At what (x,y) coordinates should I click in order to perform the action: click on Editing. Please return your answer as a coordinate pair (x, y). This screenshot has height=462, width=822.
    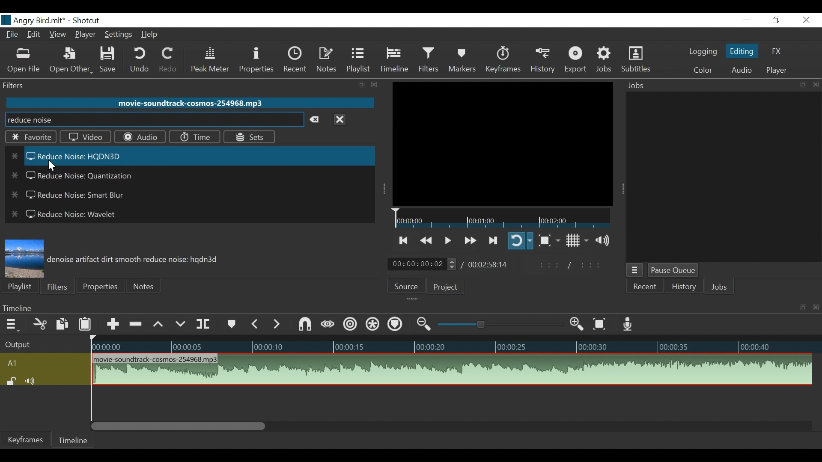
    Looking at the image, I should click on (742, 50).